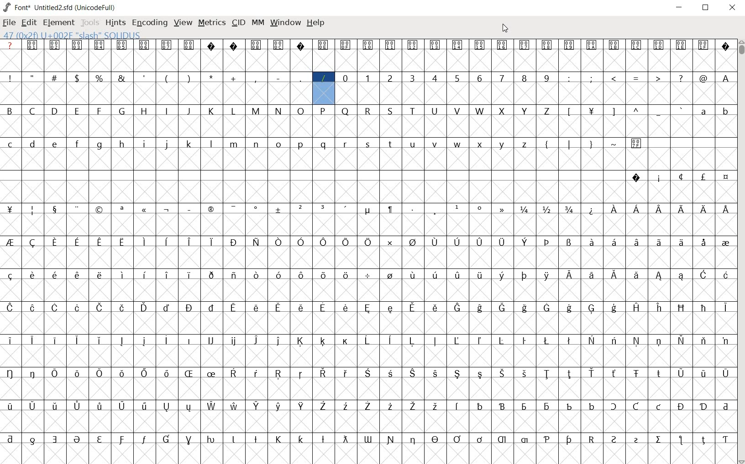 This screenshot has width=745, height=464. I want to click on glyph, so click(435, 45).